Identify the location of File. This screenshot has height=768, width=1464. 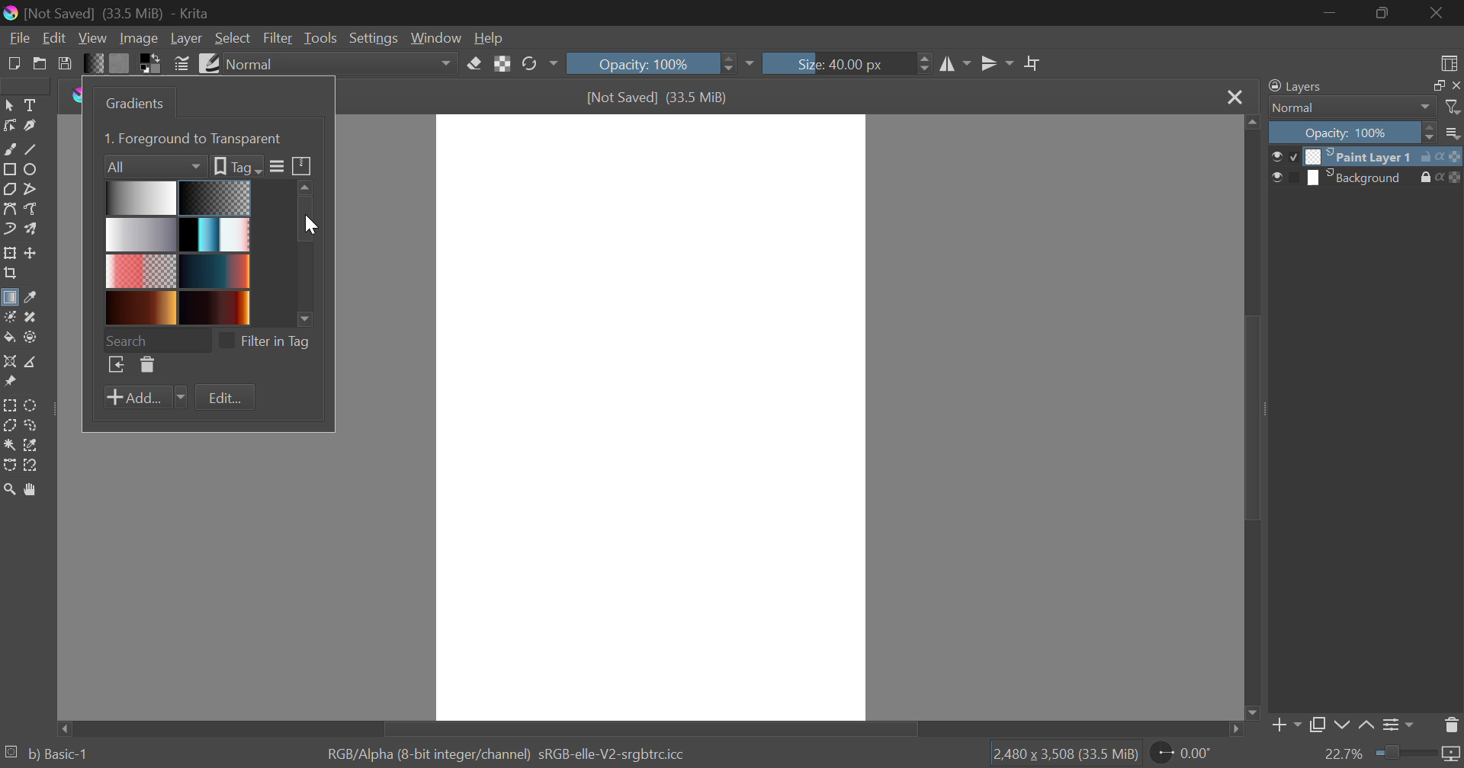
(18, 37).